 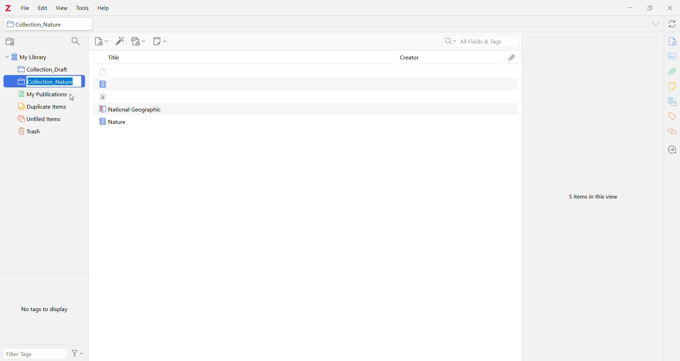 I want to click on Title, so click(x=244, y=58).